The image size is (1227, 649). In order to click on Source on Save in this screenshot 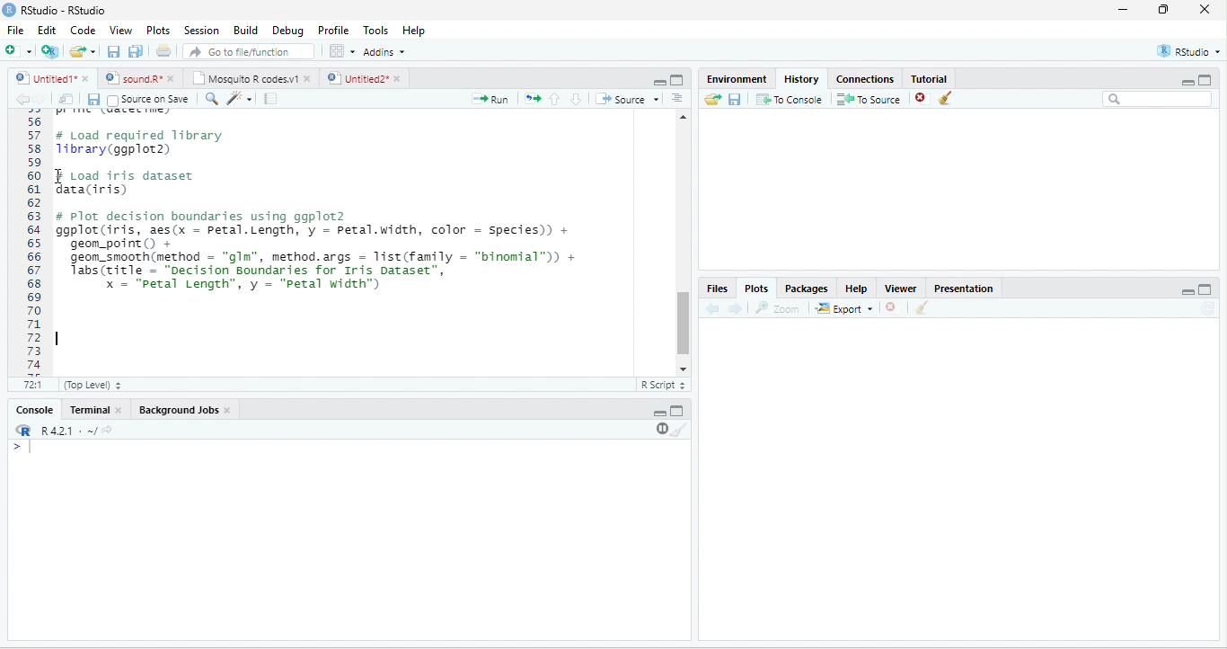, I will do `click(147, 100)`.